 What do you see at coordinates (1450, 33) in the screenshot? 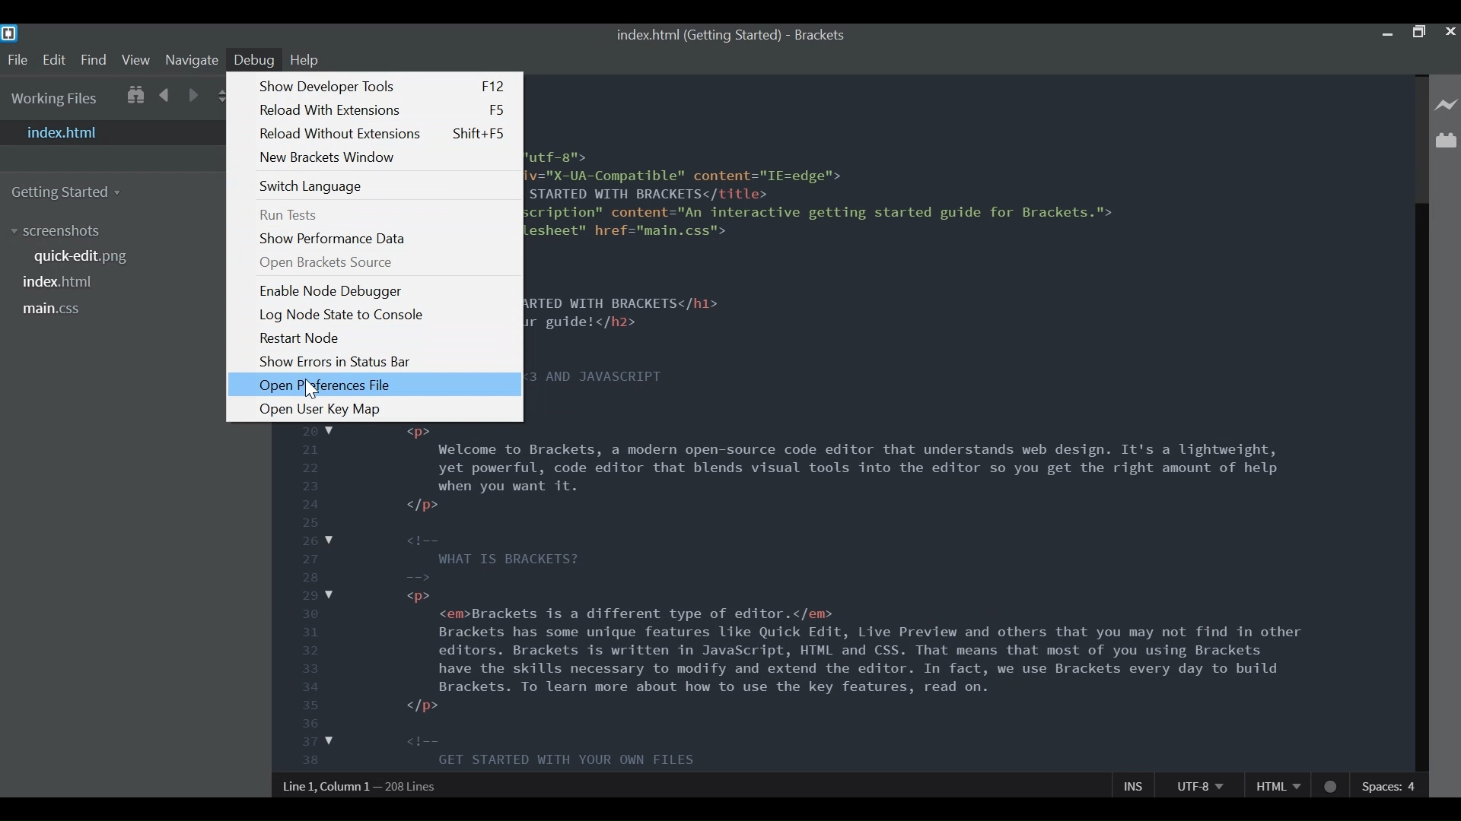
I see `Close` at bounding box center [1450, 33].